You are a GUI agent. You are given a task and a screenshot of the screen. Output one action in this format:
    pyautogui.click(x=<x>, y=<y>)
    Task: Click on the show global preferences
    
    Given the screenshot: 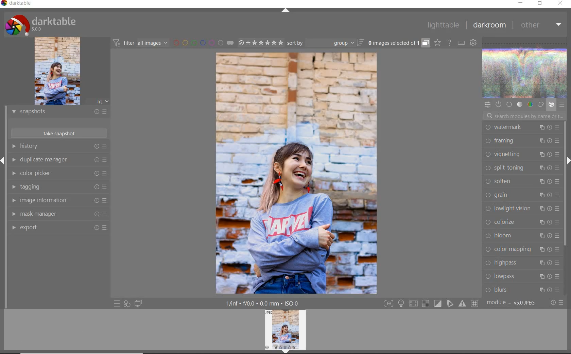 What is the action you would take?
    pyautogui.click(x=473, y=43)
    